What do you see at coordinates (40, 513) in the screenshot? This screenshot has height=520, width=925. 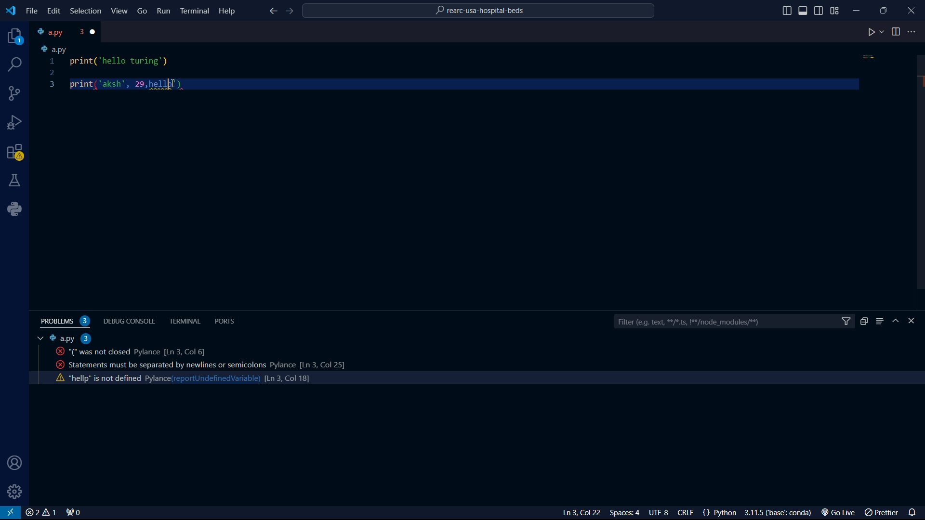 I see `close` at bounding box center [40, 513].